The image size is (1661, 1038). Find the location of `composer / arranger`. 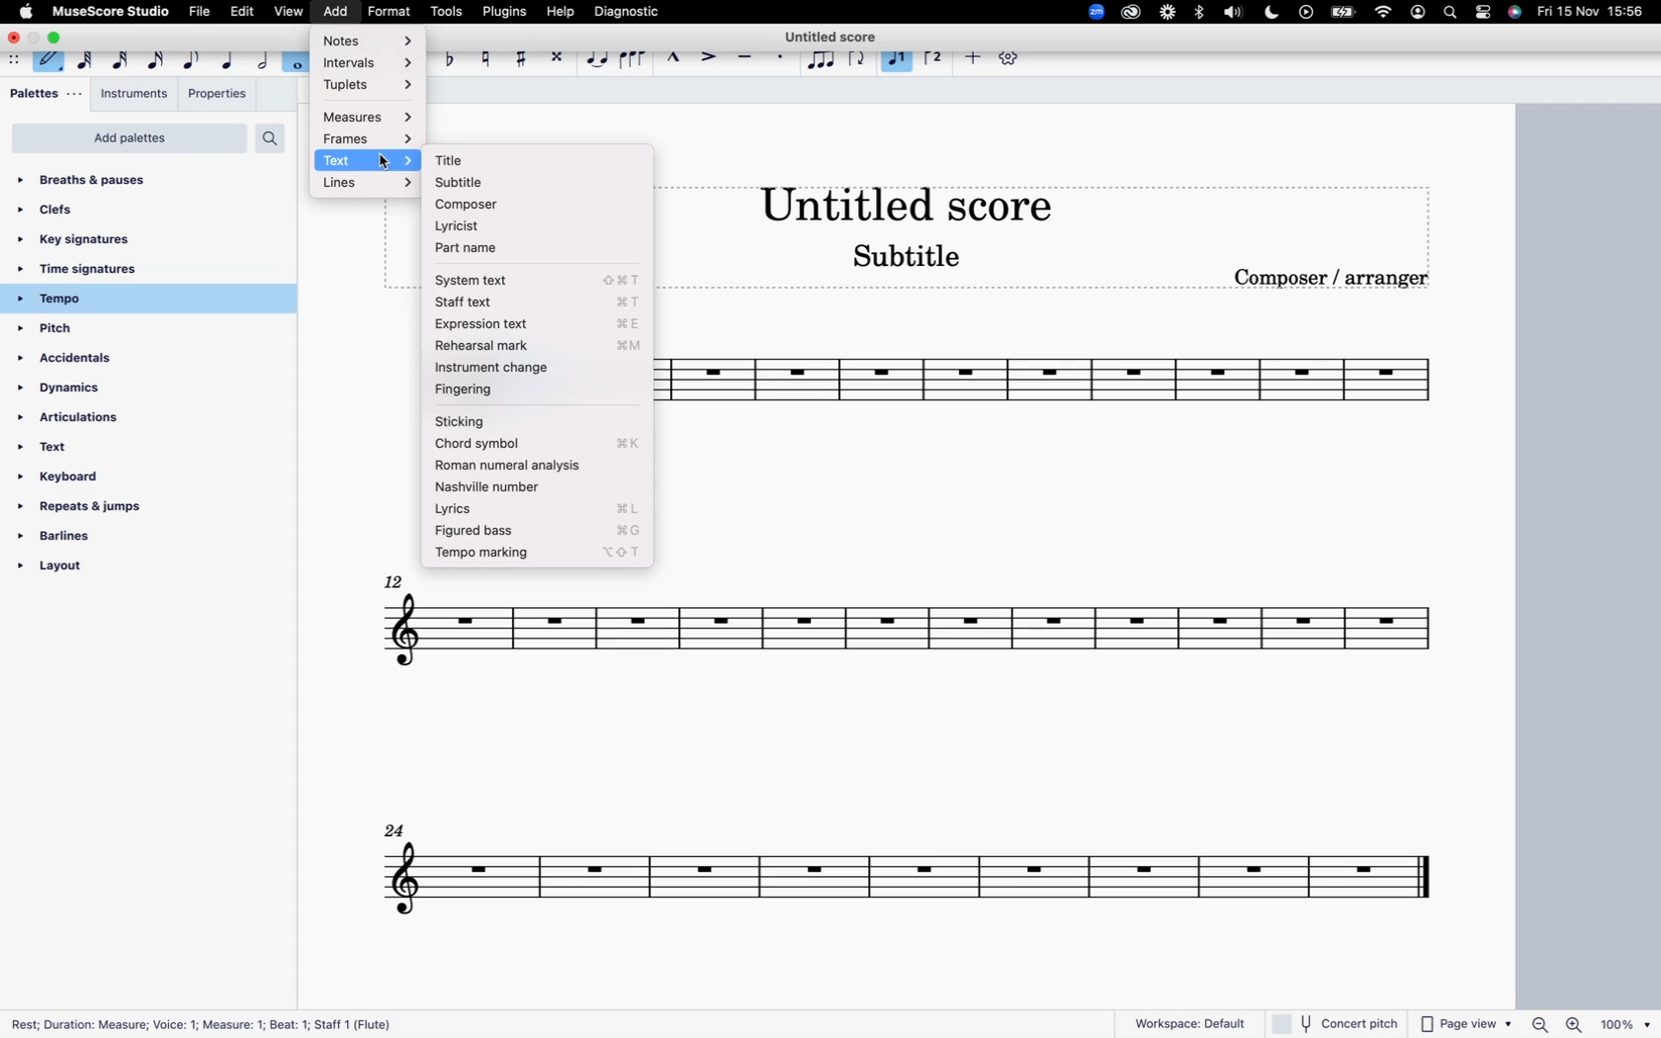

composer / arranger is located at coordinates (1337, 278).